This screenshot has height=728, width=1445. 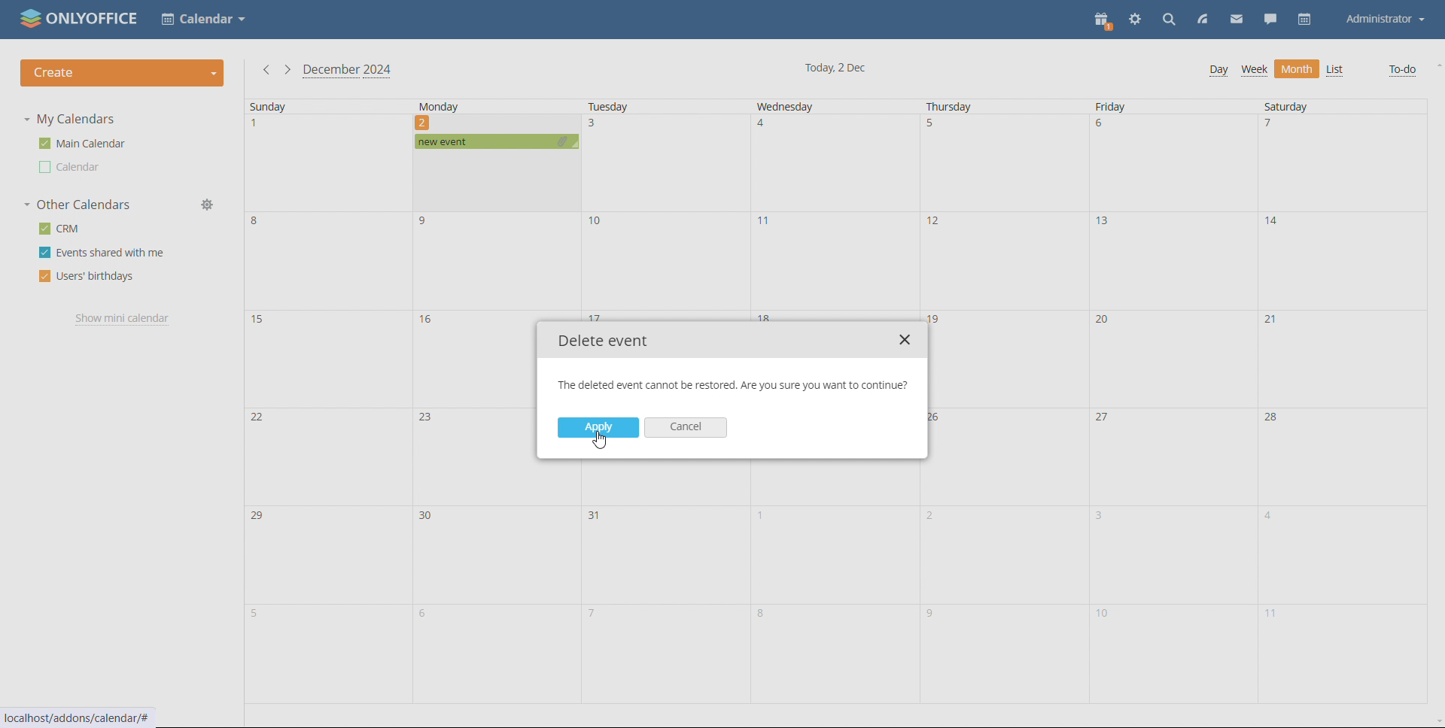 I want to click on The deleted event cannot be restored. Are you sure you want to continue?, so click(x=735, y=386).